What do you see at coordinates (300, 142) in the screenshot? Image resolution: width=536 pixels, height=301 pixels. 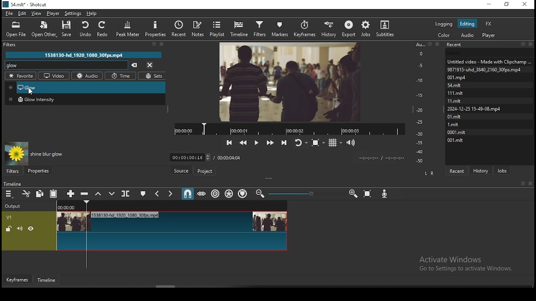 I see `toggle player looping` at bounding box center [300, 142].